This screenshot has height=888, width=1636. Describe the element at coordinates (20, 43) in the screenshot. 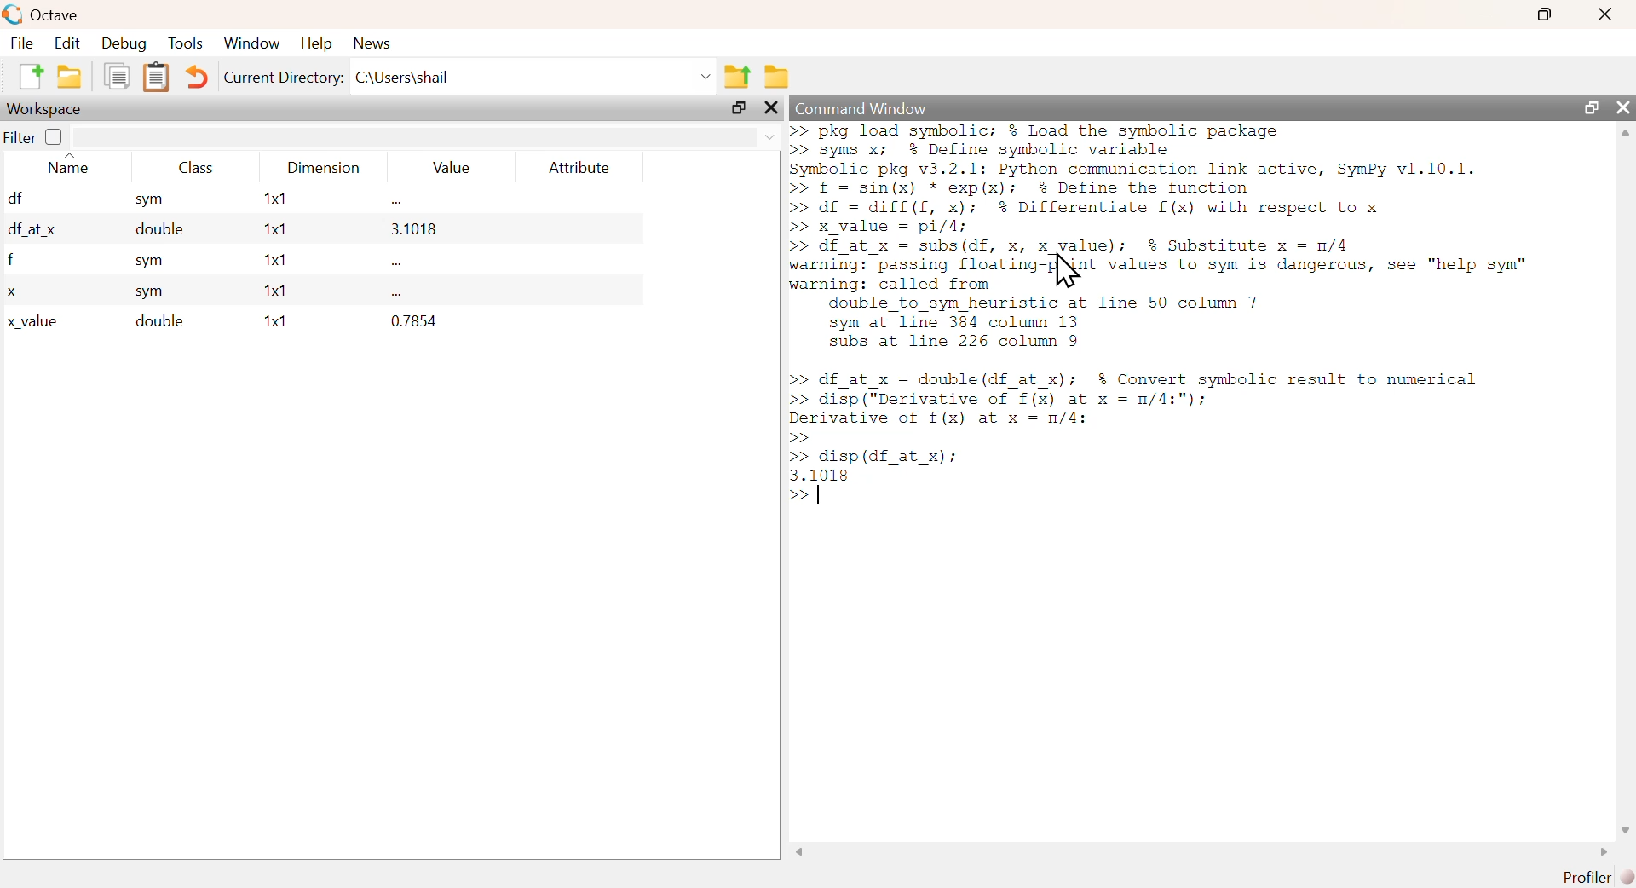

I see `File` at that location.